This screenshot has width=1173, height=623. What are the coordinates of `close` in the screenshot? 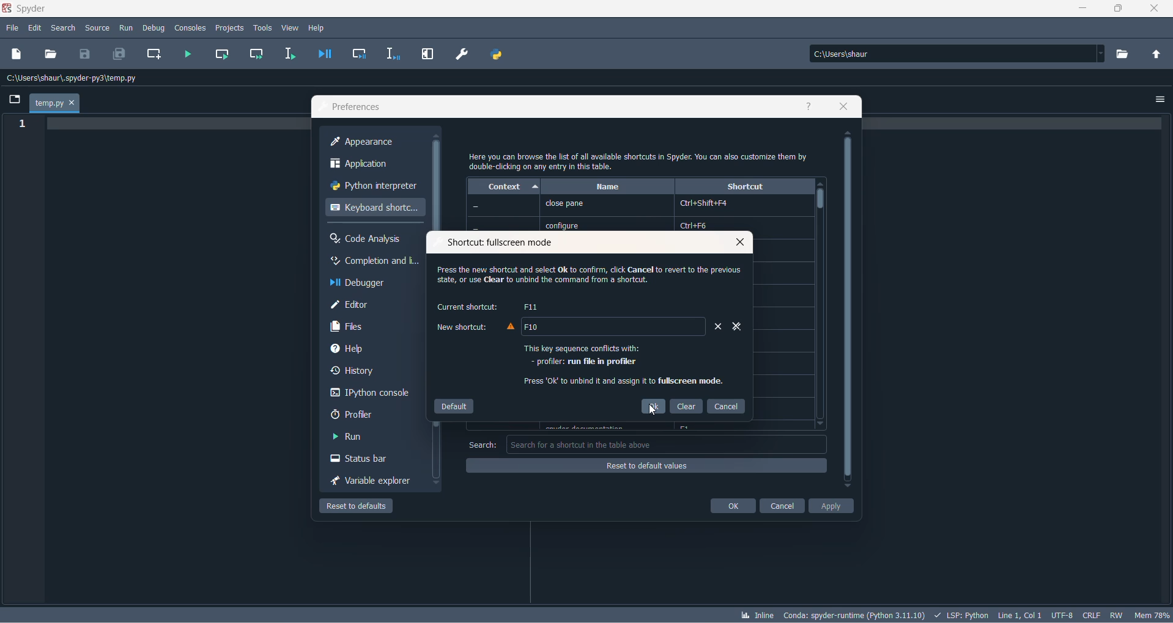 It's located at (845, 107).